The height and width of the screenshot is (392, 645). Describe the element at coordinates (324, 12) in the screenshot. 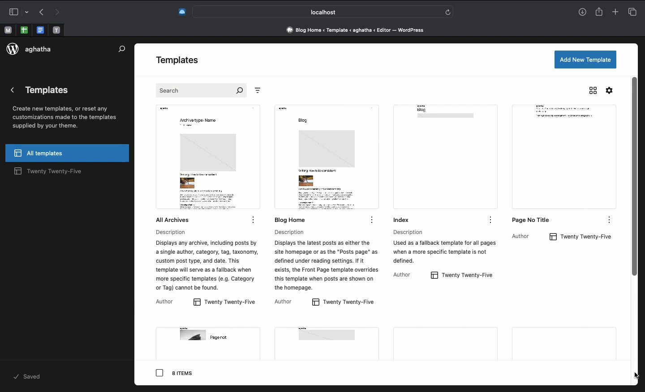

I see `Search bar` at that location.